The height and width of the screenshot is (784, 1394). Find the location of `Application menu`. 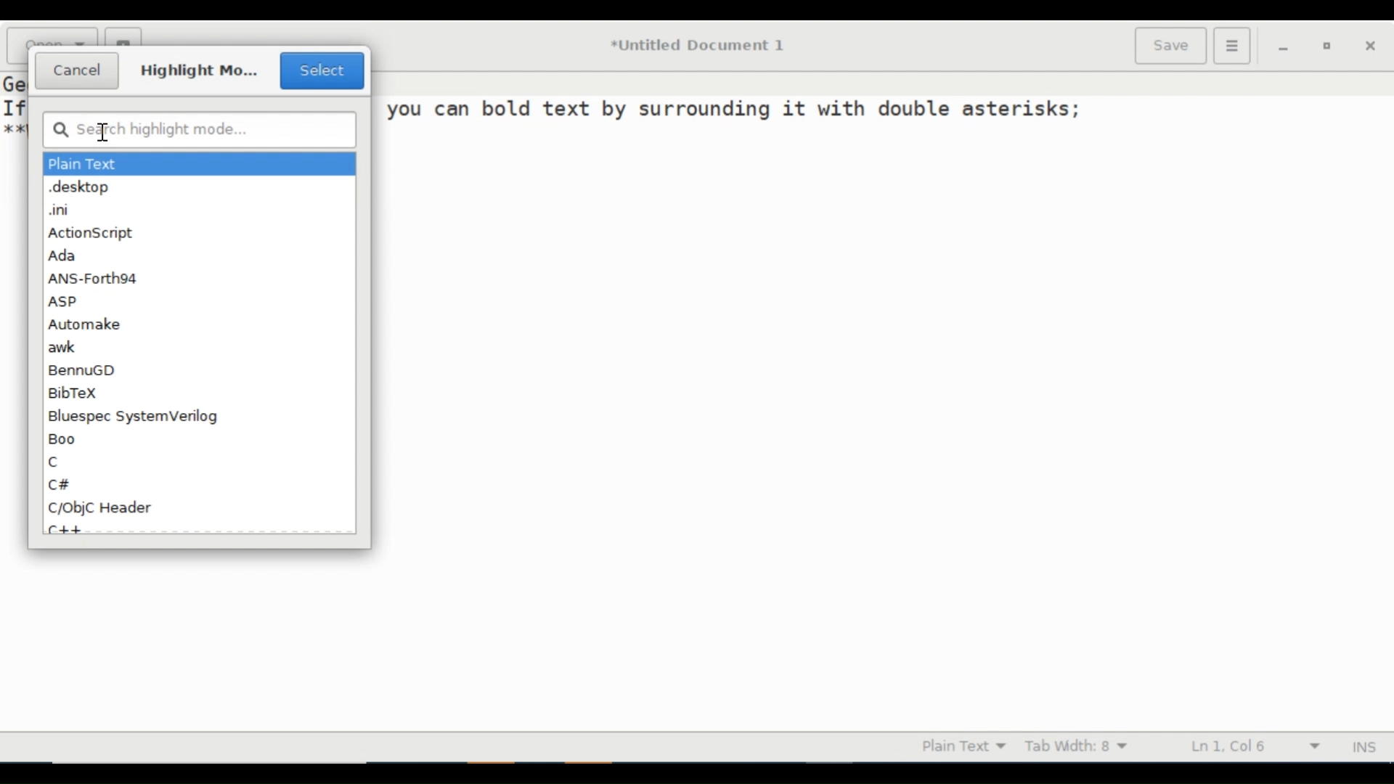

Application menu is located at coordinates (1231, 45).